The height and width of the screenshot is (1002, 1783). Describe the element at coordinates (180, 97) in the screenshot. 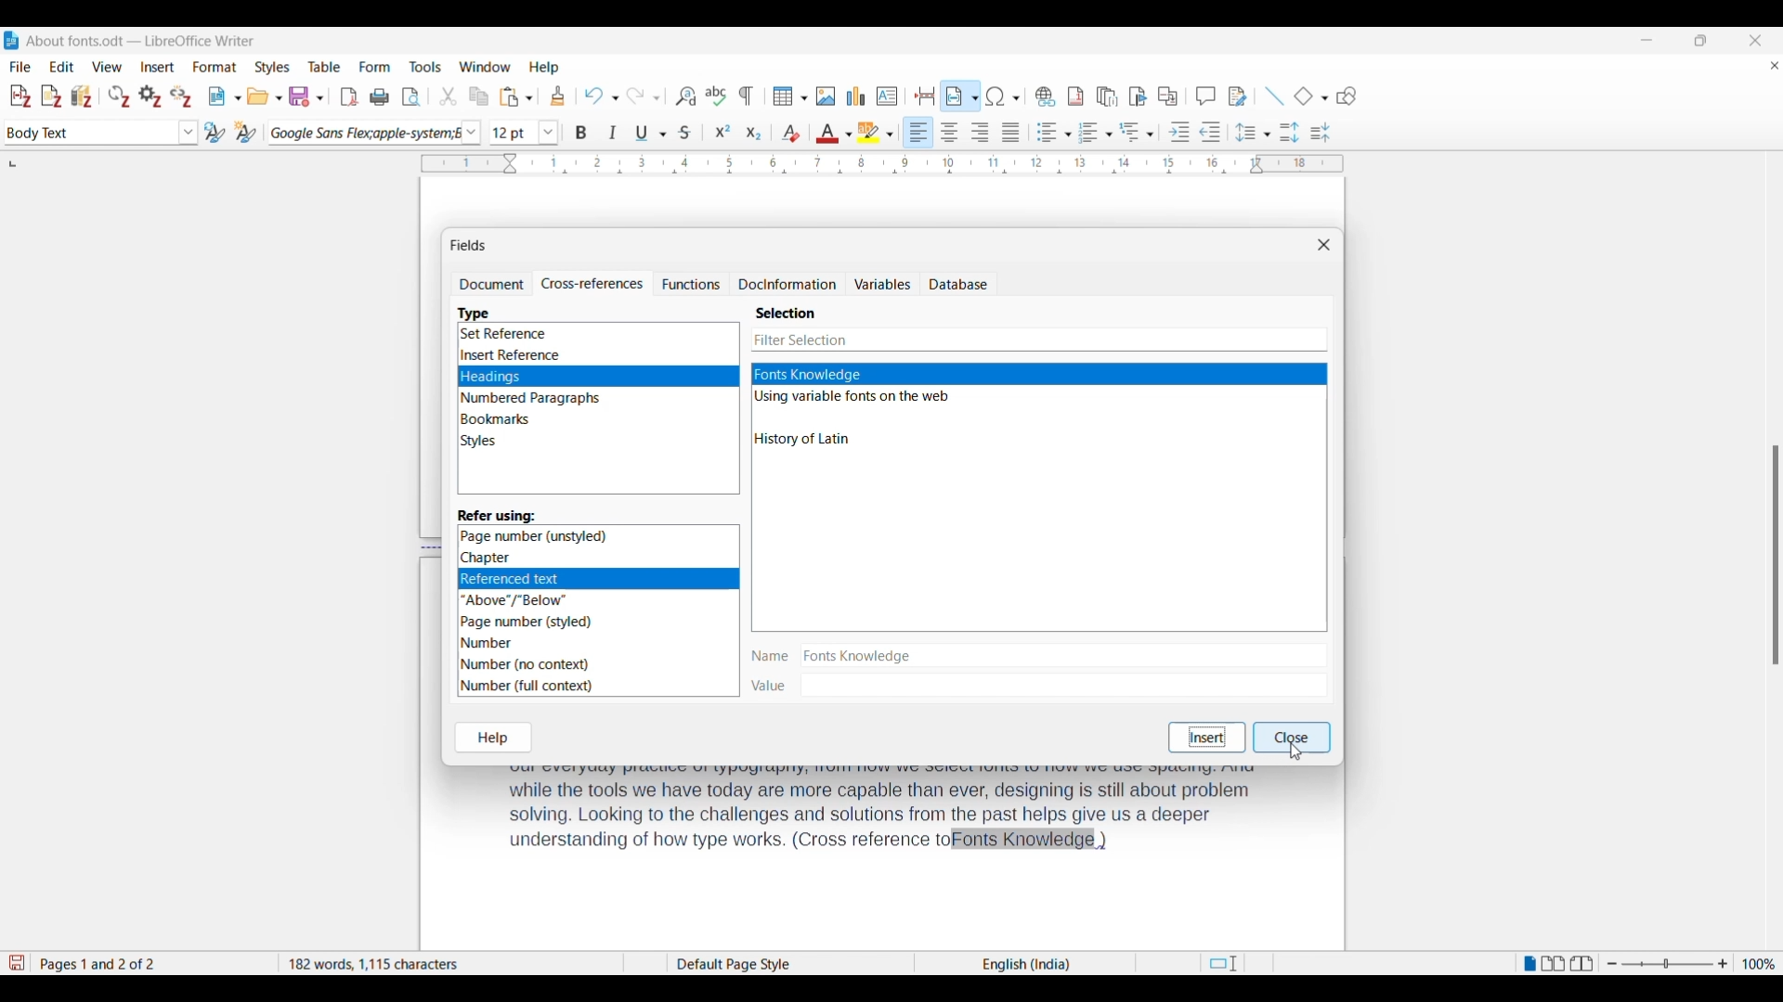

I see `Unlink citations` at that location.